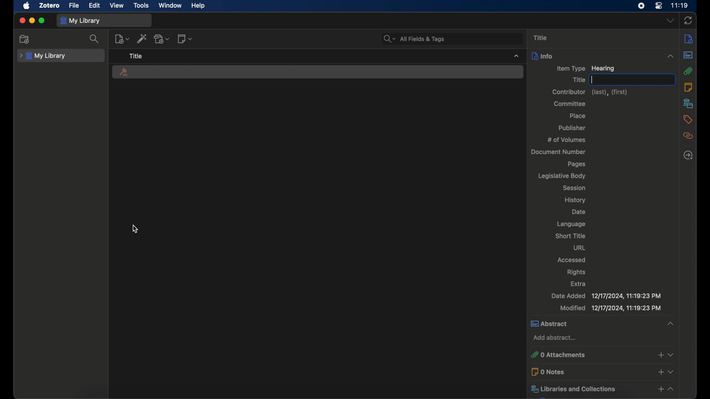 Image resolution: width=710 pixels, height=399 pixels. I want to click on zotero, so click(48, 6).